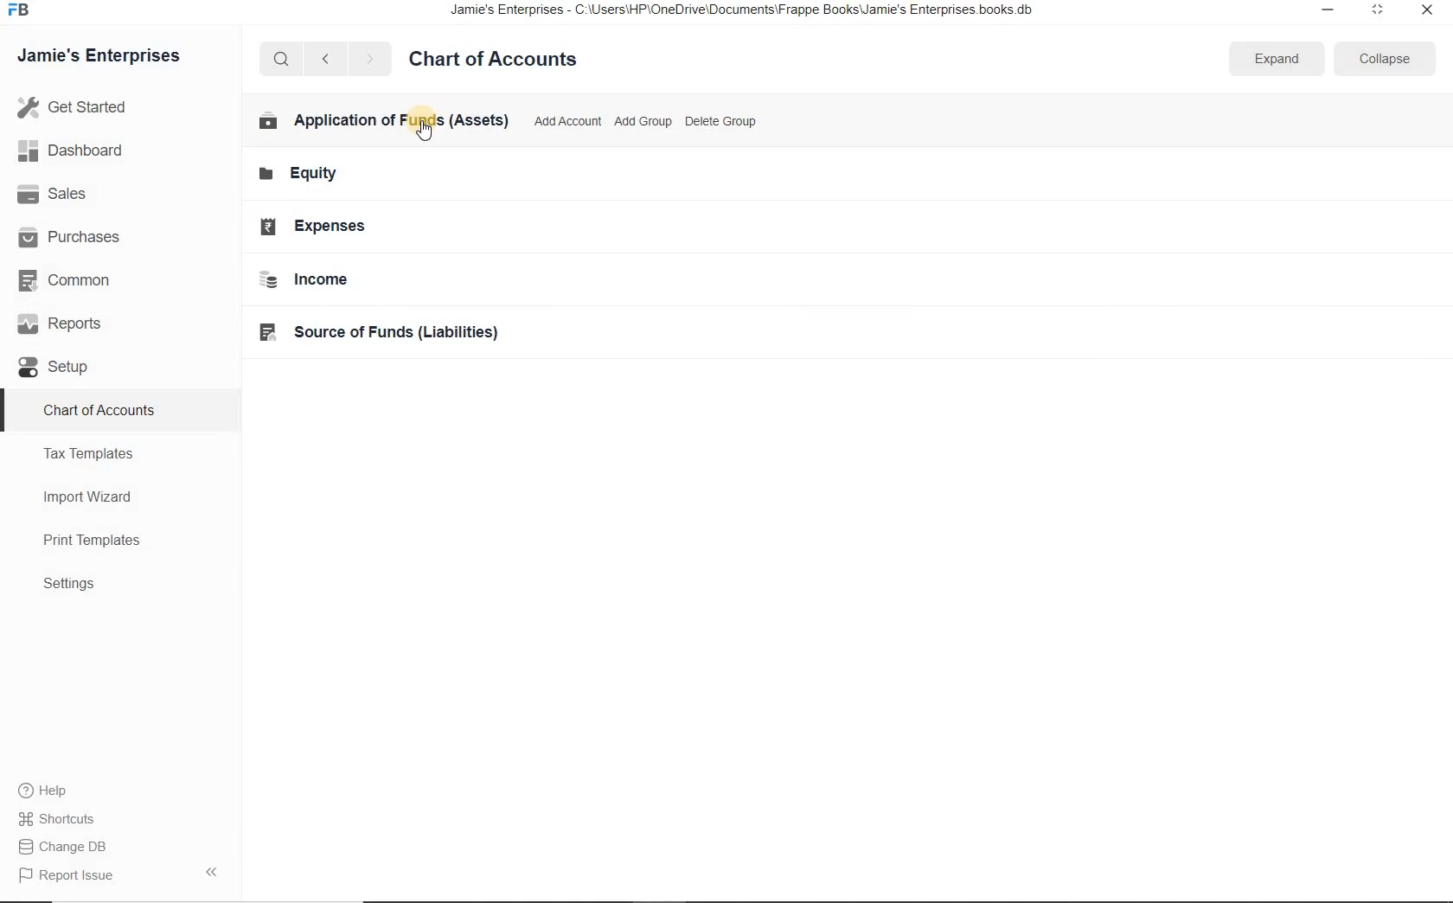  I want to click on Income, so click(318, 280).